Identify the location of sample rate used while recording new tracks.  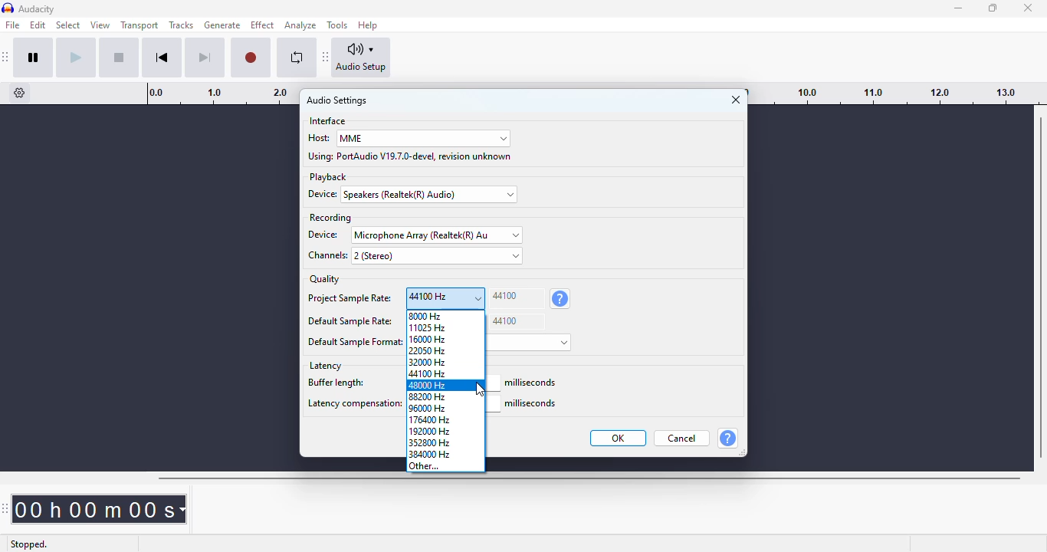
(560, 299).